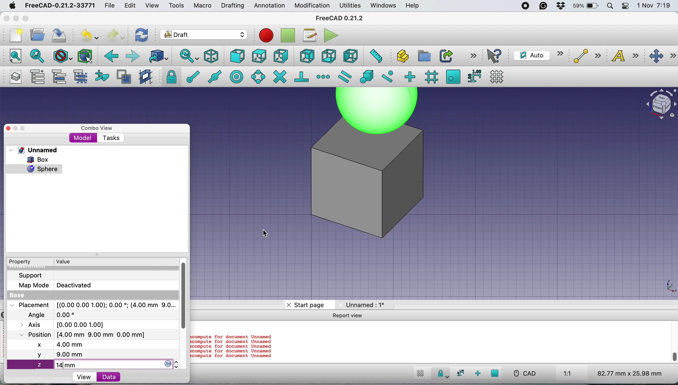 The height and width of the screenshot is (385, 678). What do you see at coordinates (236, 76) in the screenshot?
I see `snap center` at bounding box center [236, 76].